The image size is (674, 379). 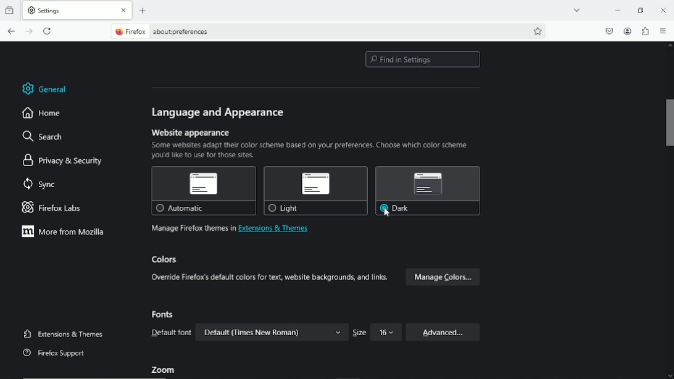 I want to click on Firefox support, so click(x=57, y=354).